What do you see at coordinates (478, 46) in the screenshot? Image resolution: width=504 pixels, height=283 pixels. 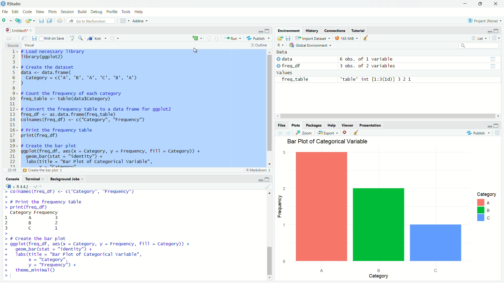 I see `search bar` at bounding box center [478, 46].